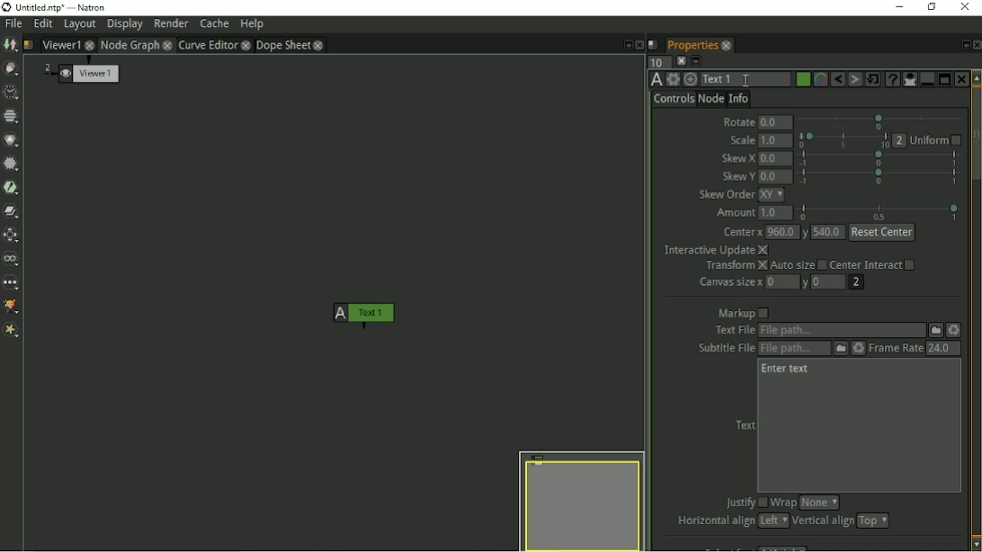 This screenshot has height=552, width=982. Describe the element at coordinates (745, 503) in the screenshot. I see `Justify` at that location.